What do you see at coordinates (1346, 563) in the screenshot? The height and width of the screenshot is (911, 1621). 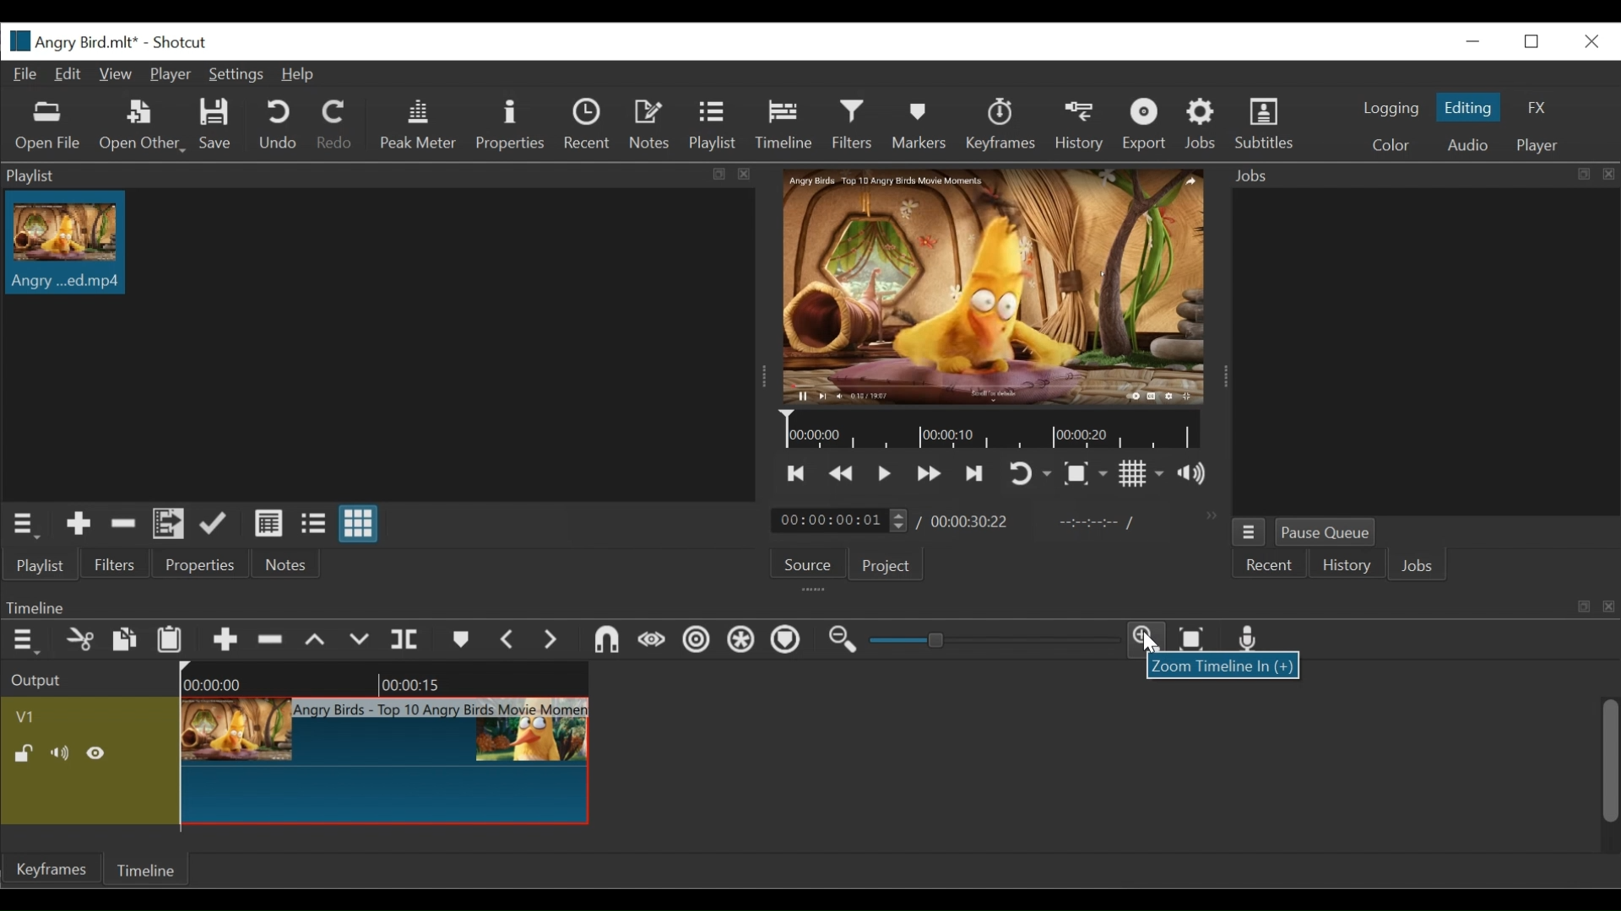 I see `History` at bounding box center [1346, 563].